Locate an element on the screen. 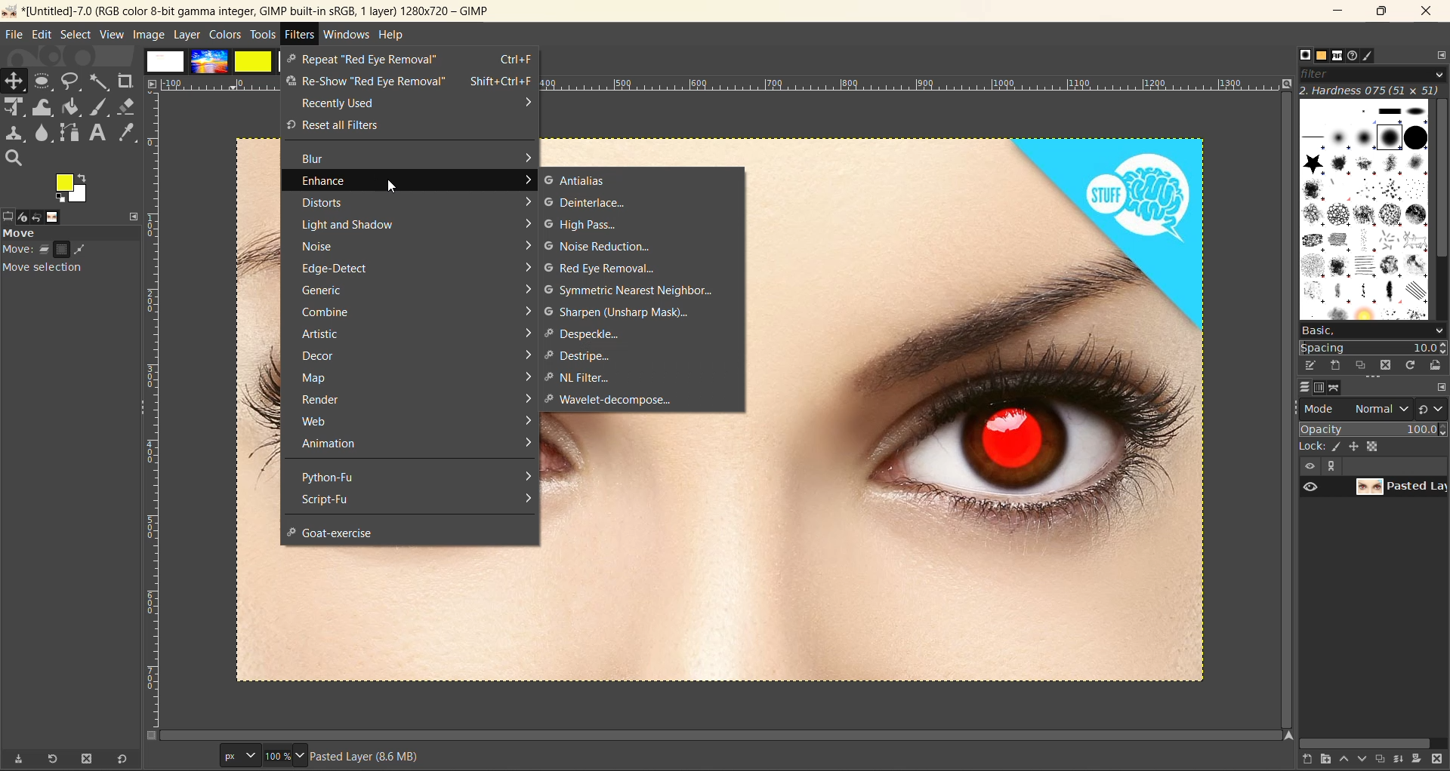 Image resolution: width=1450 pixels, height=771 pixels. lower this layer is located at coordinates (1359, 763).